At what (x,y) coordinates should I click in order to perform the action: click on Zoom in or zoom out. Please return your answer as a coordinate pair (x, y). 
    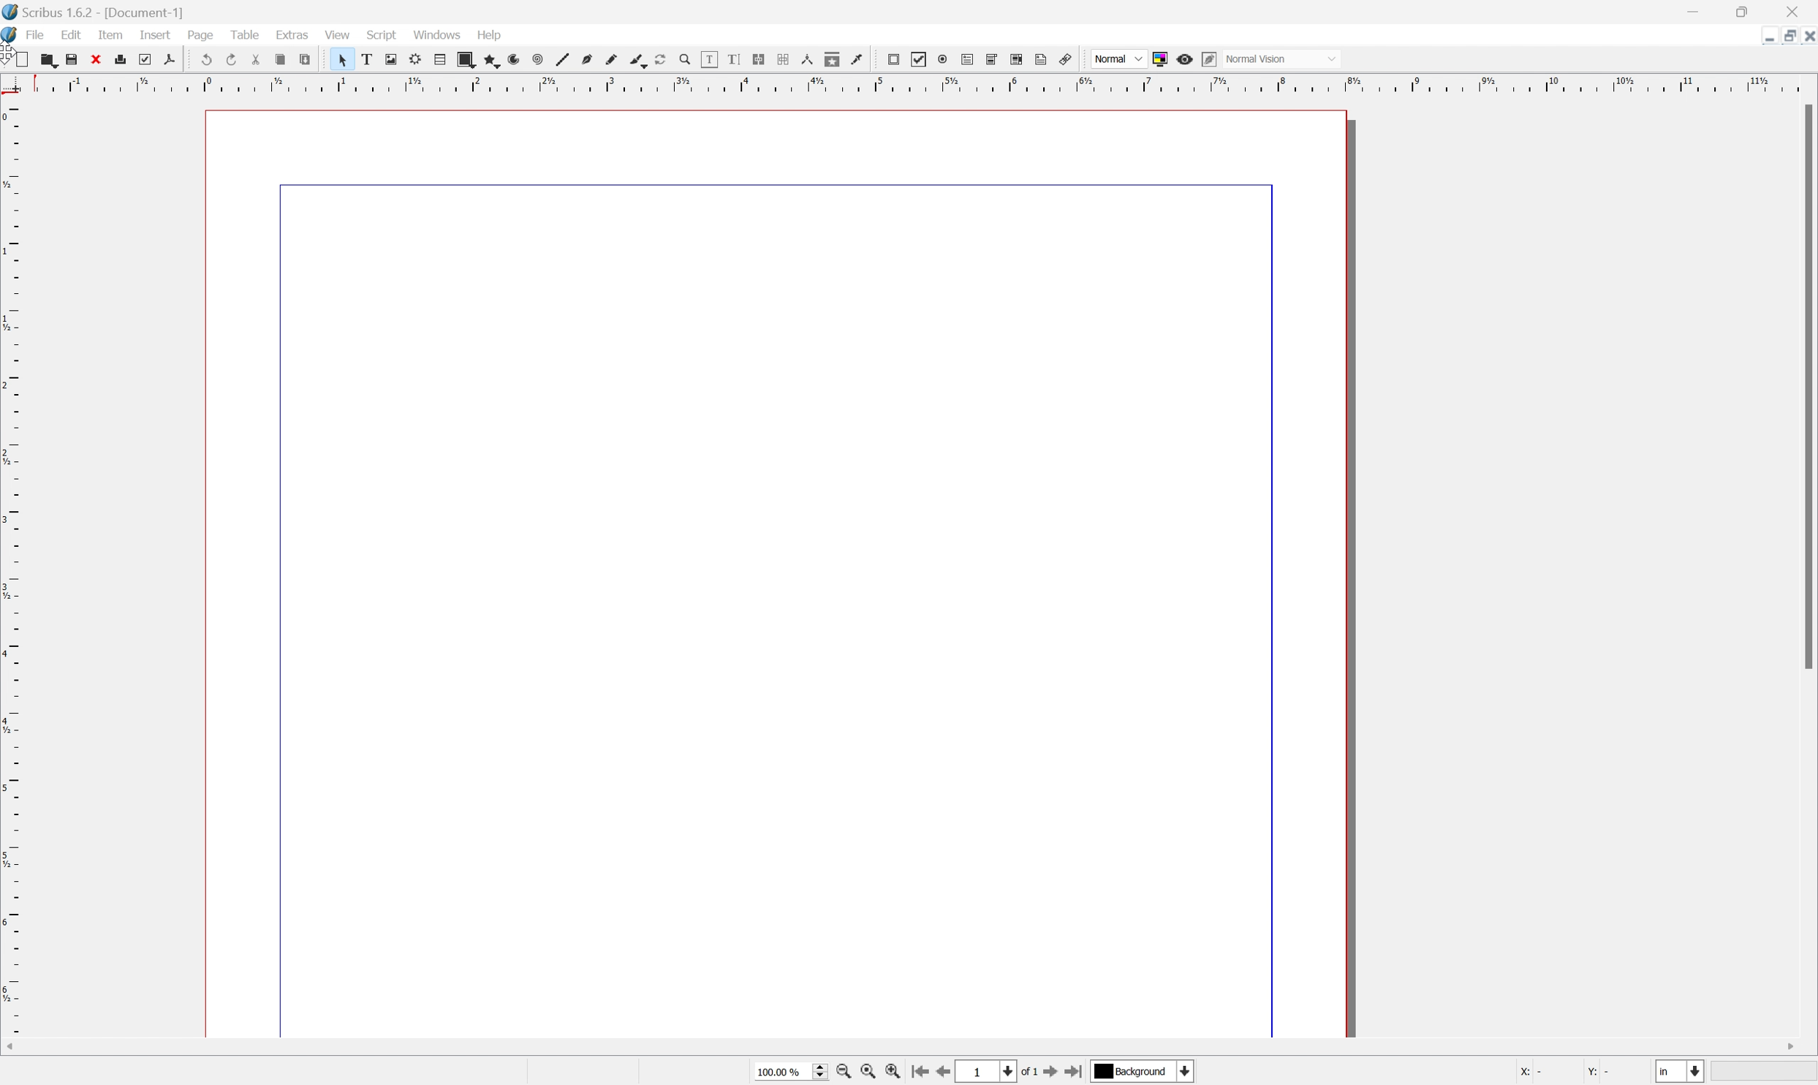
    Looking at the image, I should click on (681, 60).